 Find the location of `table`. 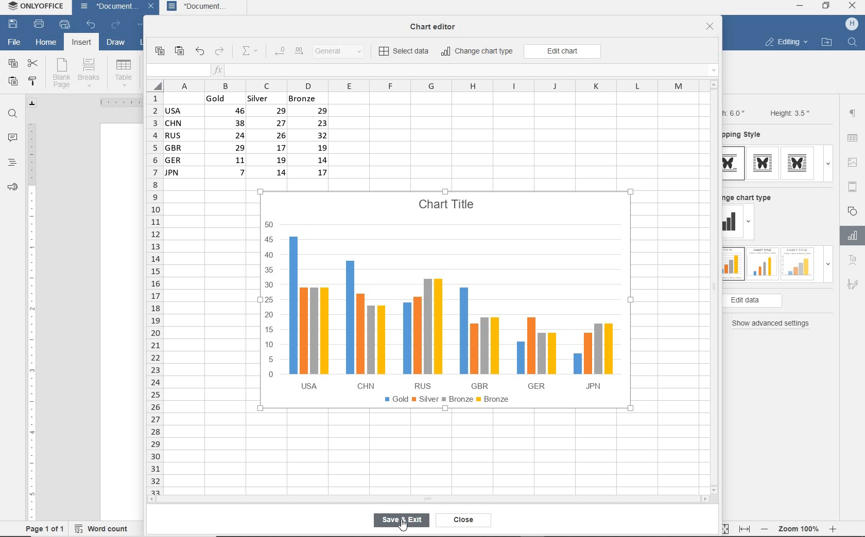

table is located at coordinates (853, 139).